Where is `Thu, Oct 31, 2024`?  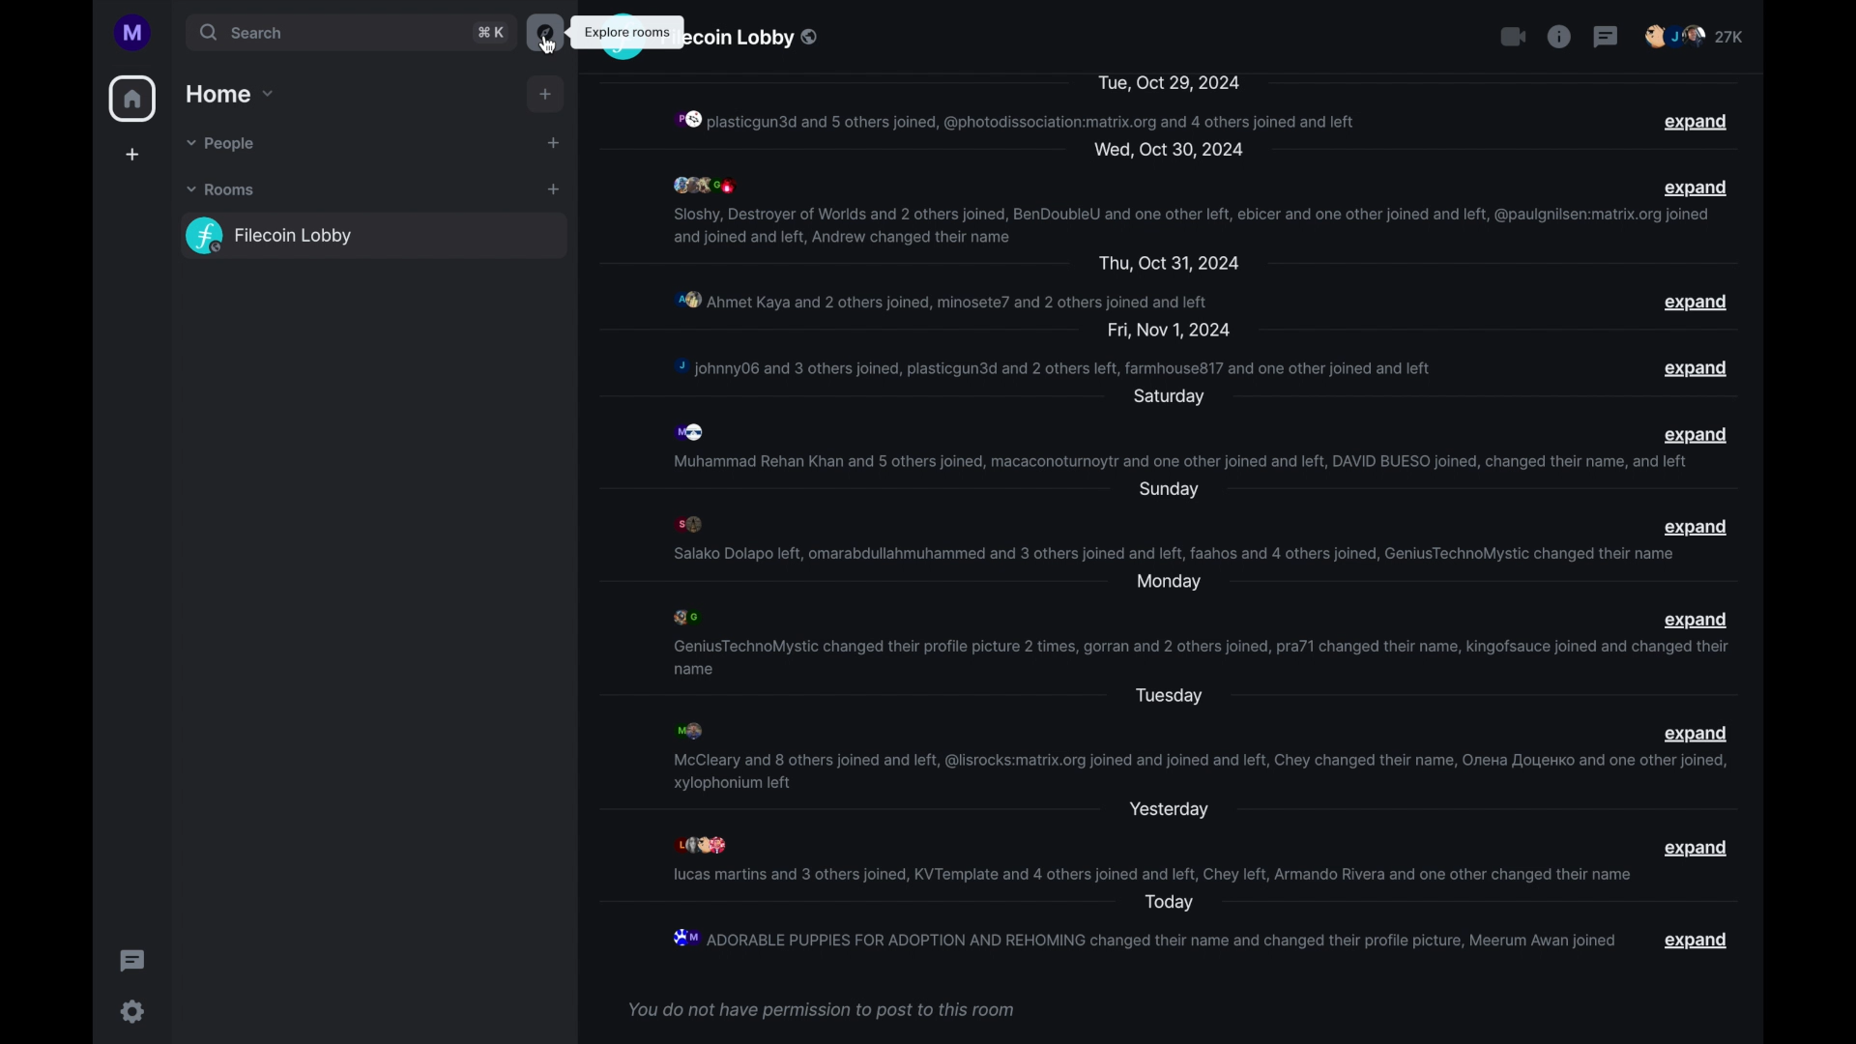 Thu, Oct 31, 2024 is located at coordinates (1172, 266).